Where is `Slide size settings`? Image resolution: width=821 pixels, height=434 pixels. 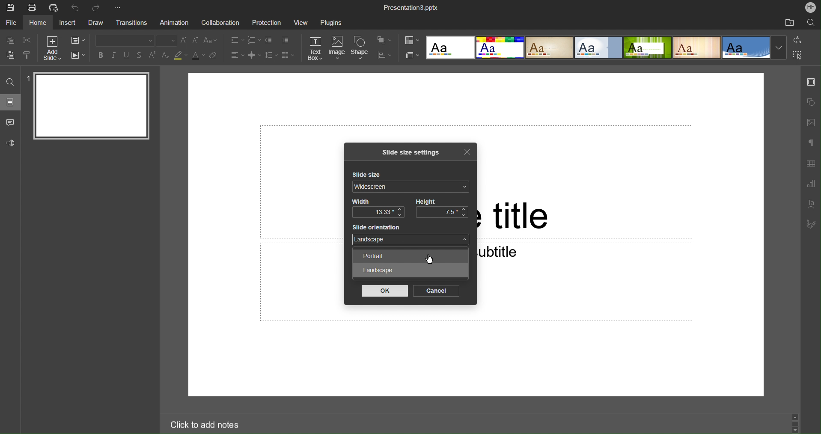 Slide size settings is located at coordinates (413, 152).